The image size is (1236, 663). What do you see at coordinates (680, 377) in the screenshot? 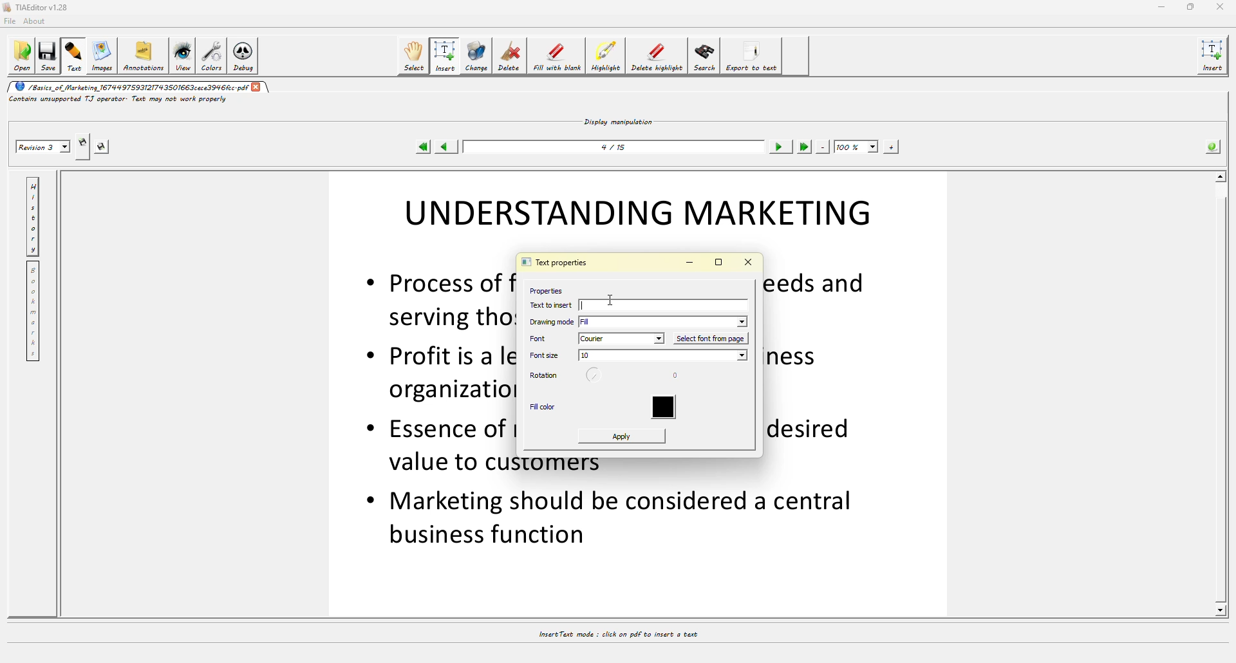
I see `degree` at bounding box center [680, 377].